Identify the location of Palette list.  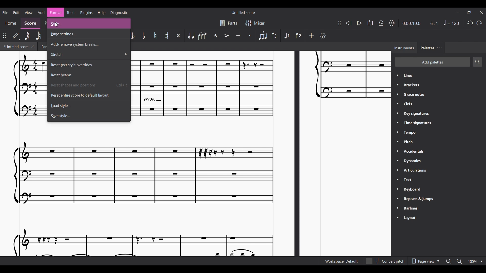
(443, 147).